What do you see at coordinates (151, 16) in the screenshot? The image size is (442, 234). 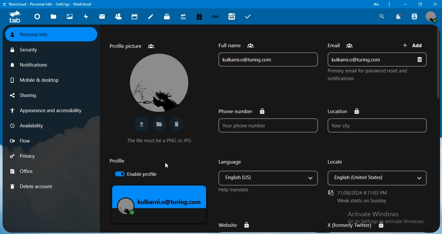 I see `notes` at bounding box center [151, 16].